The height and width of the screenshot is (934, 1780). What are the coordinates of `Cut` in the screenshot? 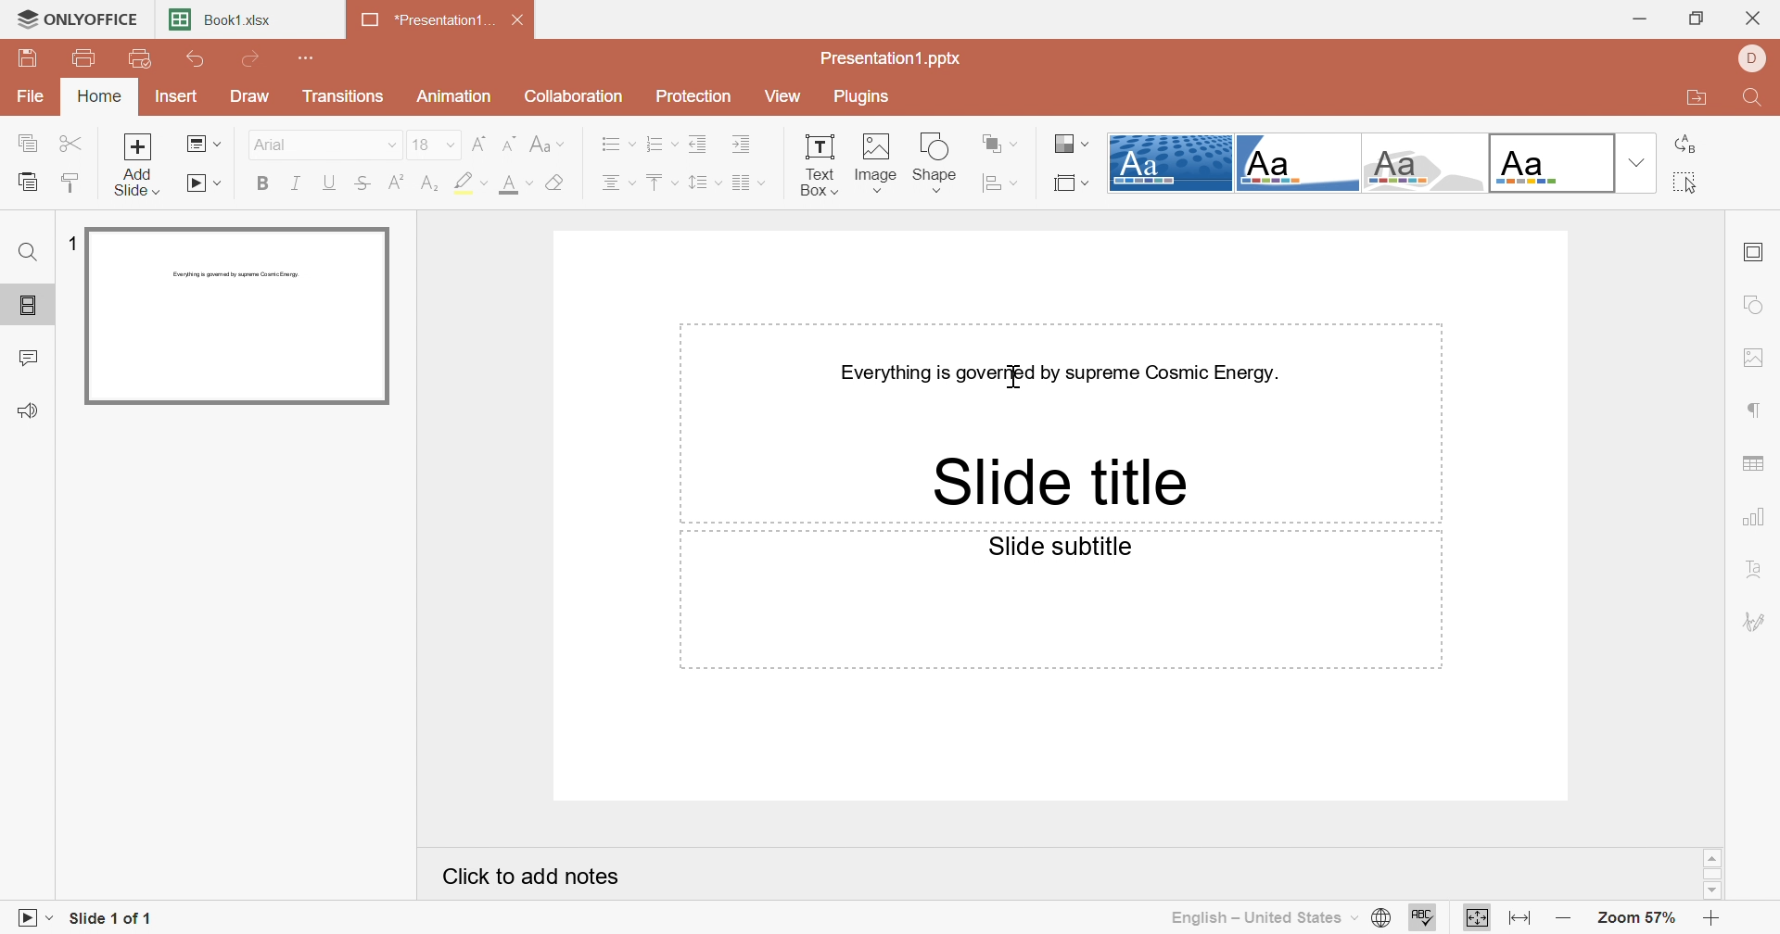 It's located at (70, 145).